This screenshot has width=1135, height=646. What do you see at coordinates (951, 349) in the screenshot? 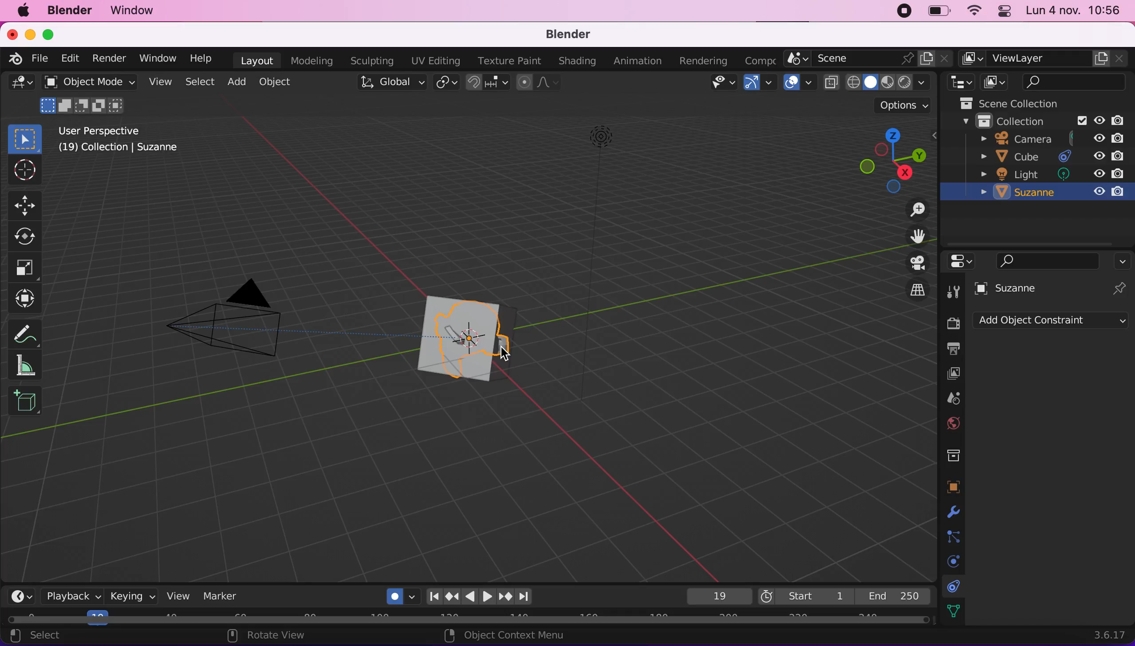
I see `output` at bounding box center [951, 349].